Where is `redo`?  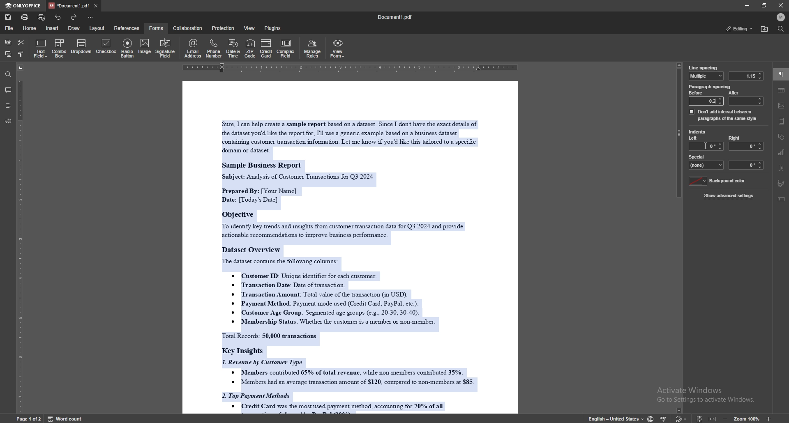
redo is located at coordinates (73, 17).